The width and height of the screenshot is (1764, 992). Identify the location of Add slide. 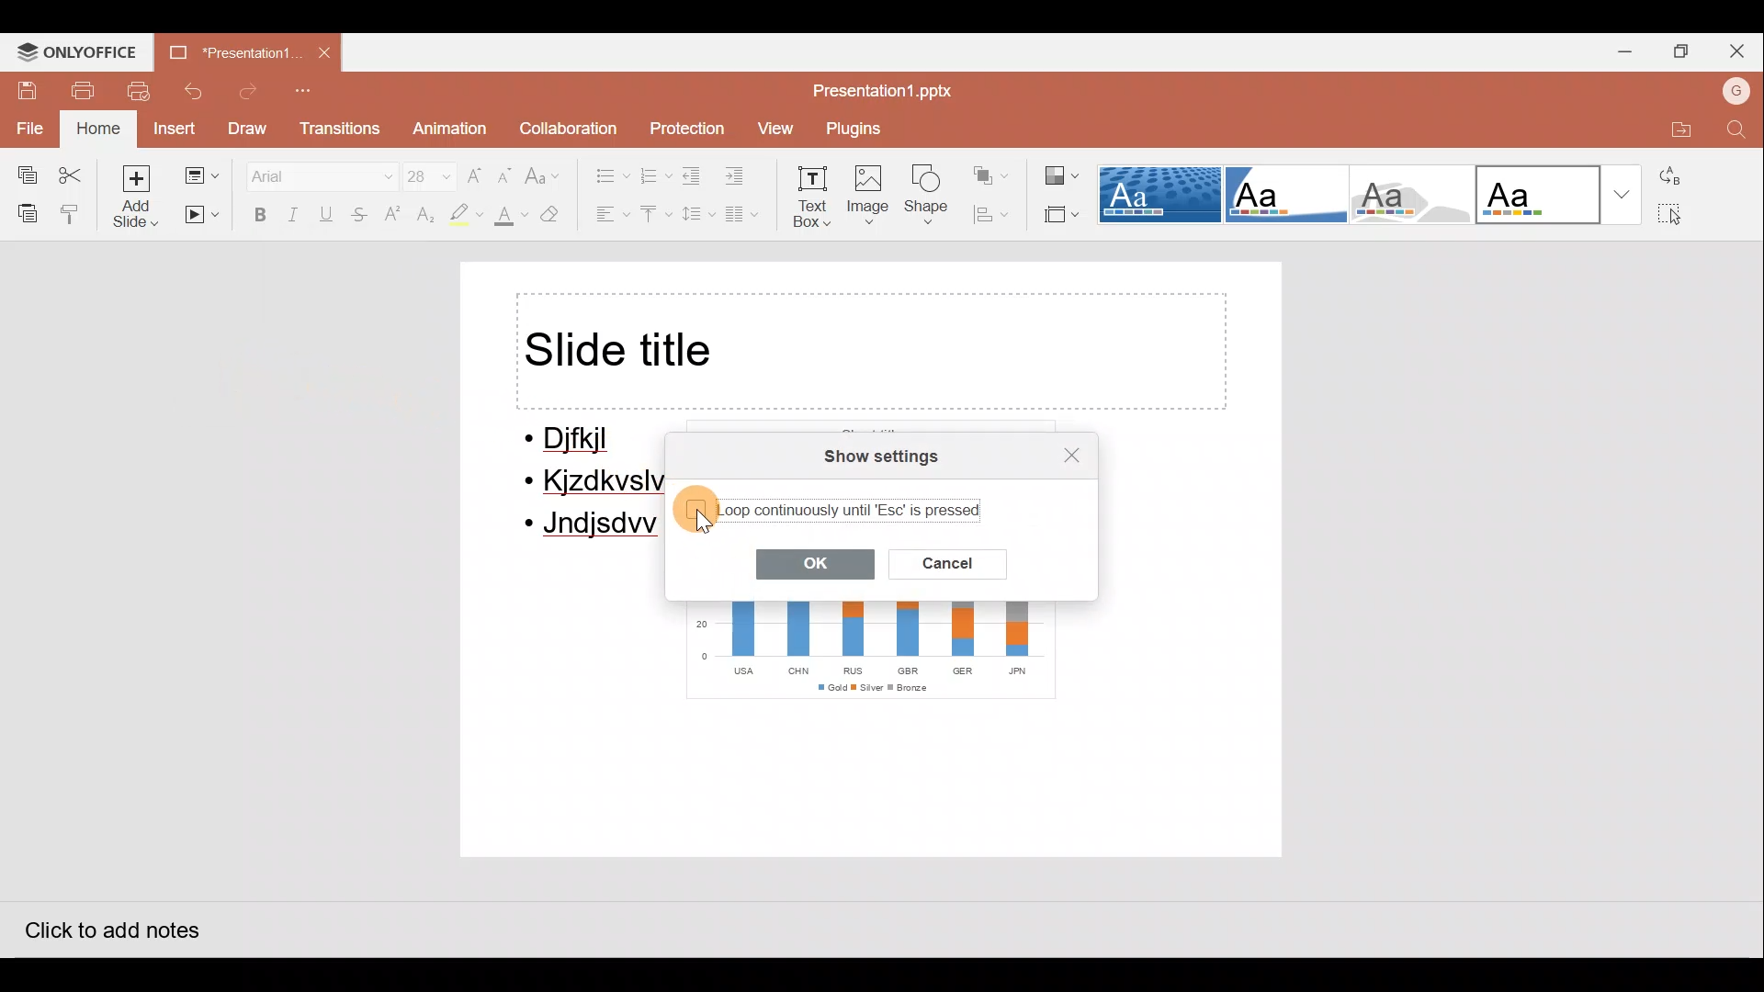
(140, 199).